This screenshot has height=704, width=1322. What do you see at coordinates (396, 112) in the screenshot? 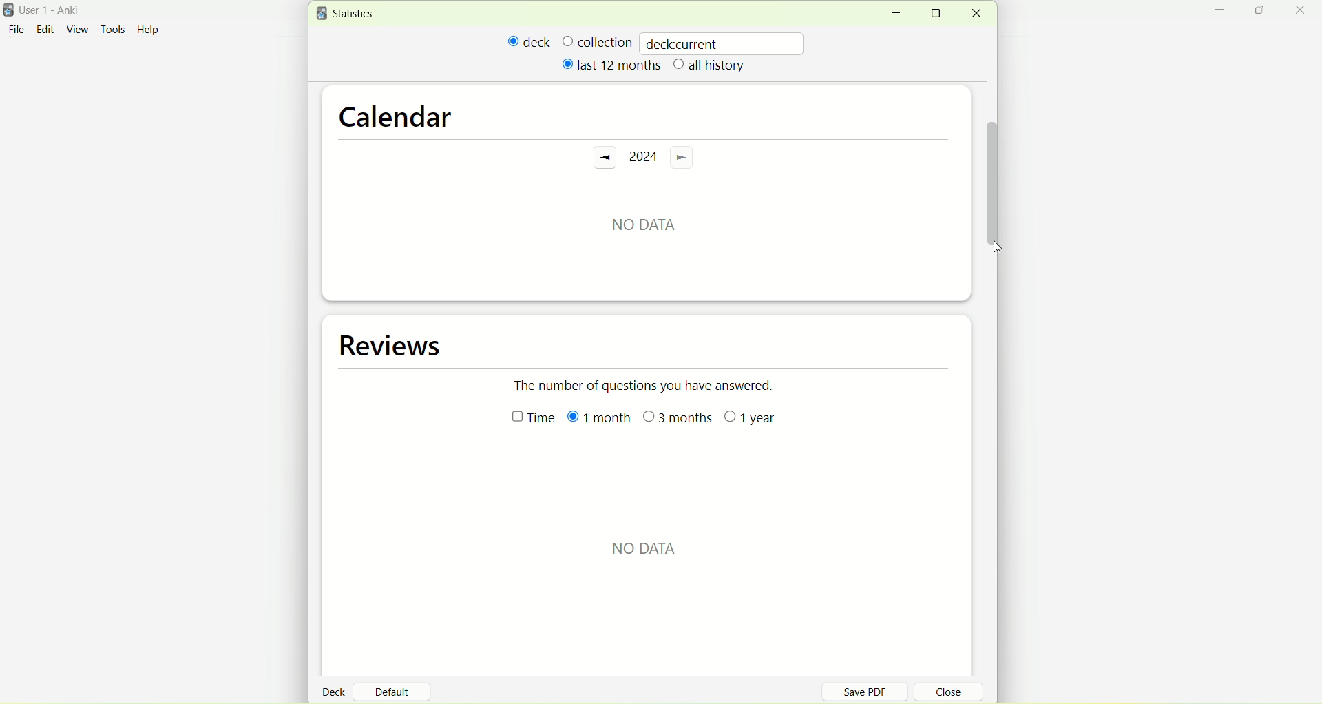
I see `calendar` at bounding box center [396, 112].